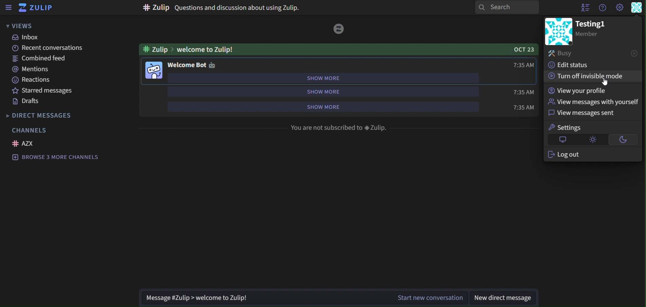 This screenshot has width=646, height=307. What do you see at coordinates (620, 8) in the screenshot?
I see `main menu` at bounding box center [620, 8].